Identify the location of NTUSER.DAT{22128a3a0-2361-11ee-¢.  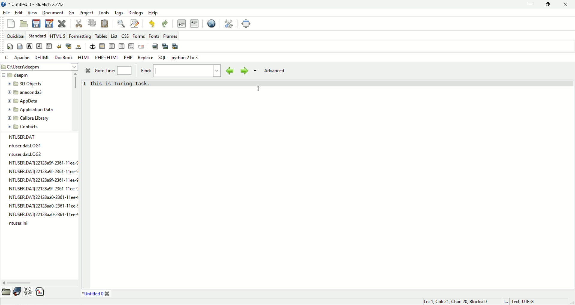
(41, 206).